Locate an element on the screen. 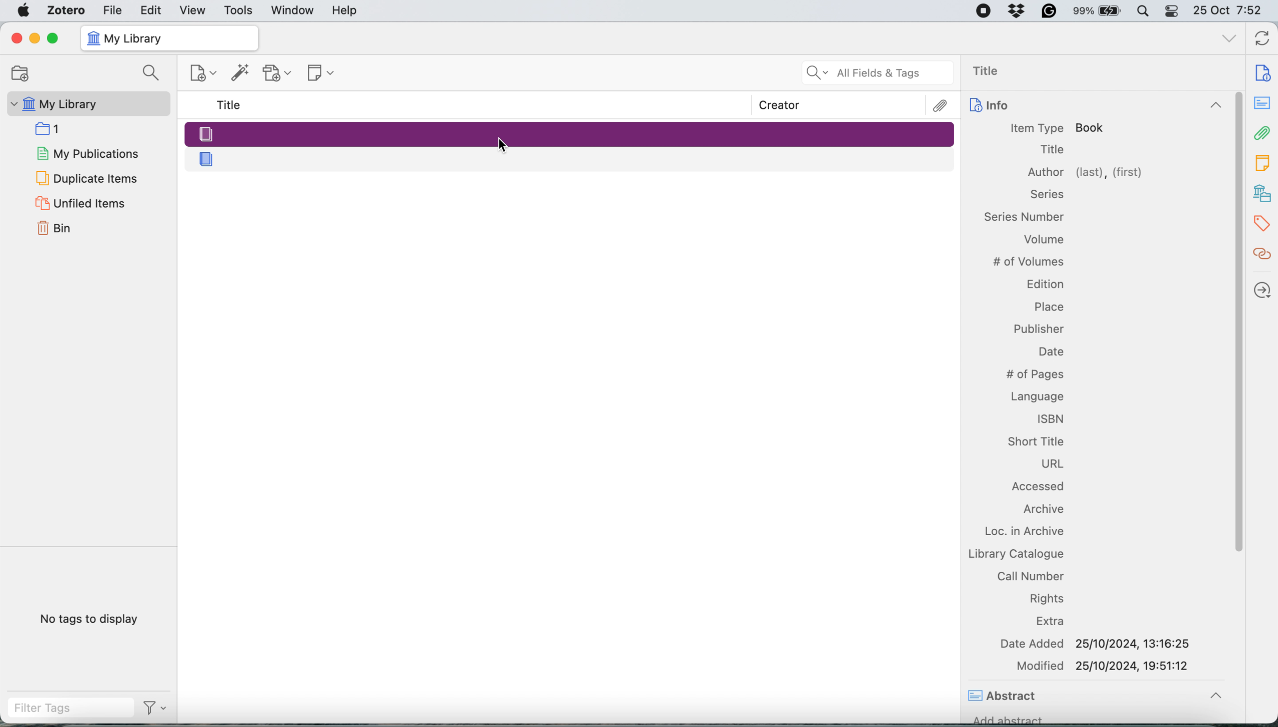 This screenshot has height=727, width=1278. Rights is located at coordinates (1048, 598).